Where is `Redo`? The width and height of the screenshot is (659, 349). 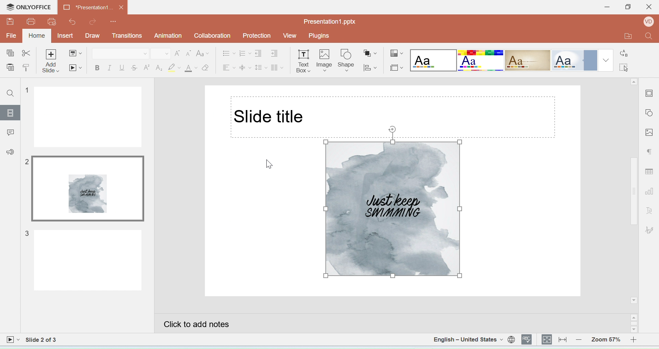
Redo is located at coordinates (93, 22).